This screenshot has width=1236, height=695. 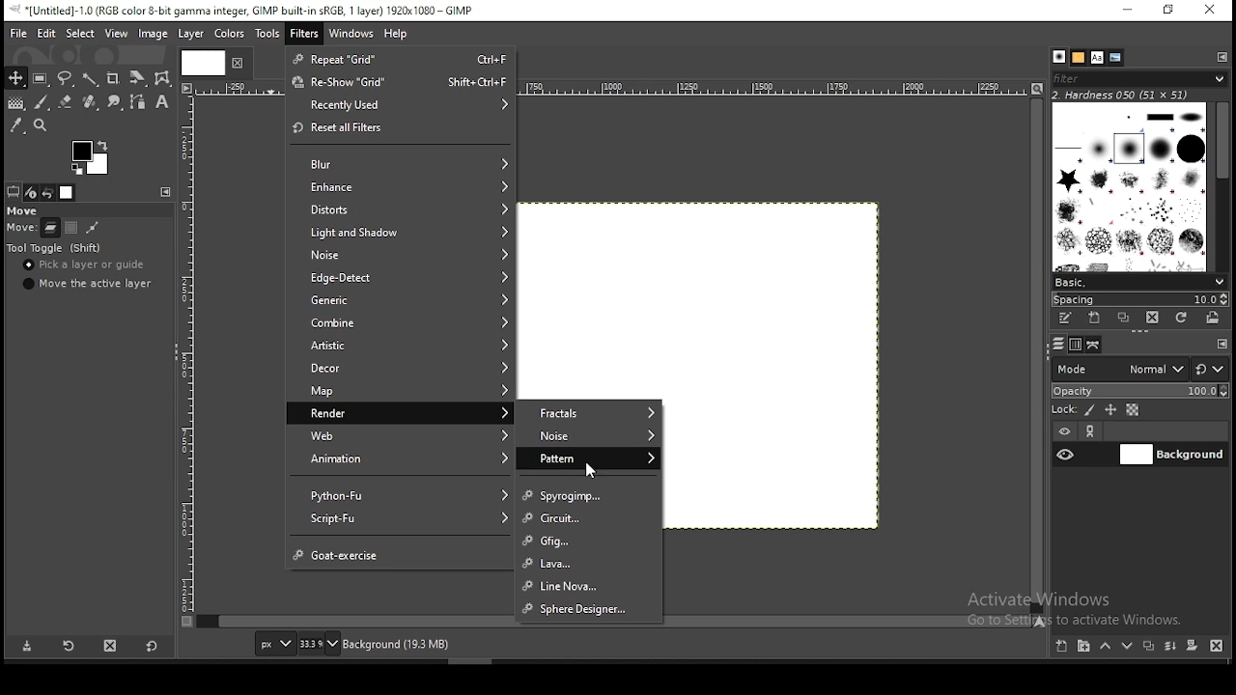 What do you see at coordinates (1139, 283) in the screenshot?
I see `brush presets` at bounding box center [1139, 283].